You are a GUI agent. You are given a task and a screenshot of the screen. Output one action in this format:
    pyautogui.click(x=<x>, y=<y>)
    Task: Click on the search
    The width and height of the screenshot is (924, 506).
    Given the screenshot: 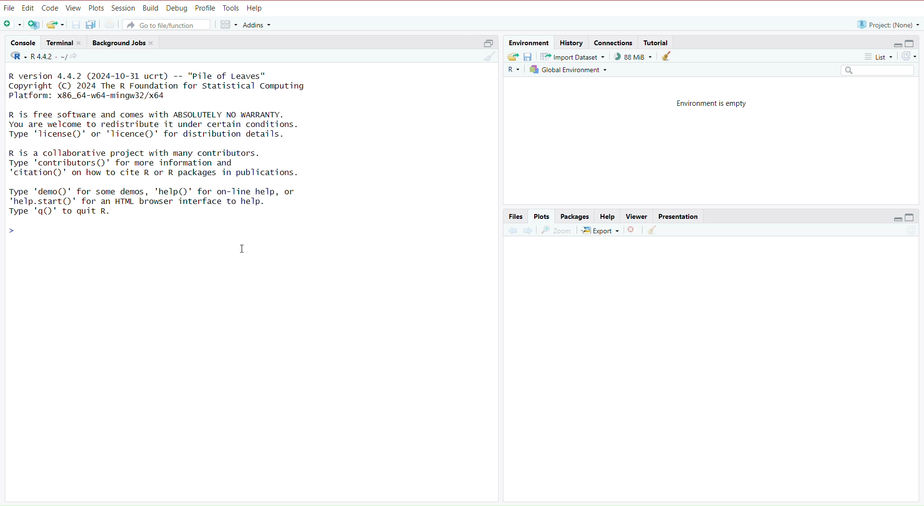 What is the action you would take?
    pyautogui.click(x=873, y=71)
    